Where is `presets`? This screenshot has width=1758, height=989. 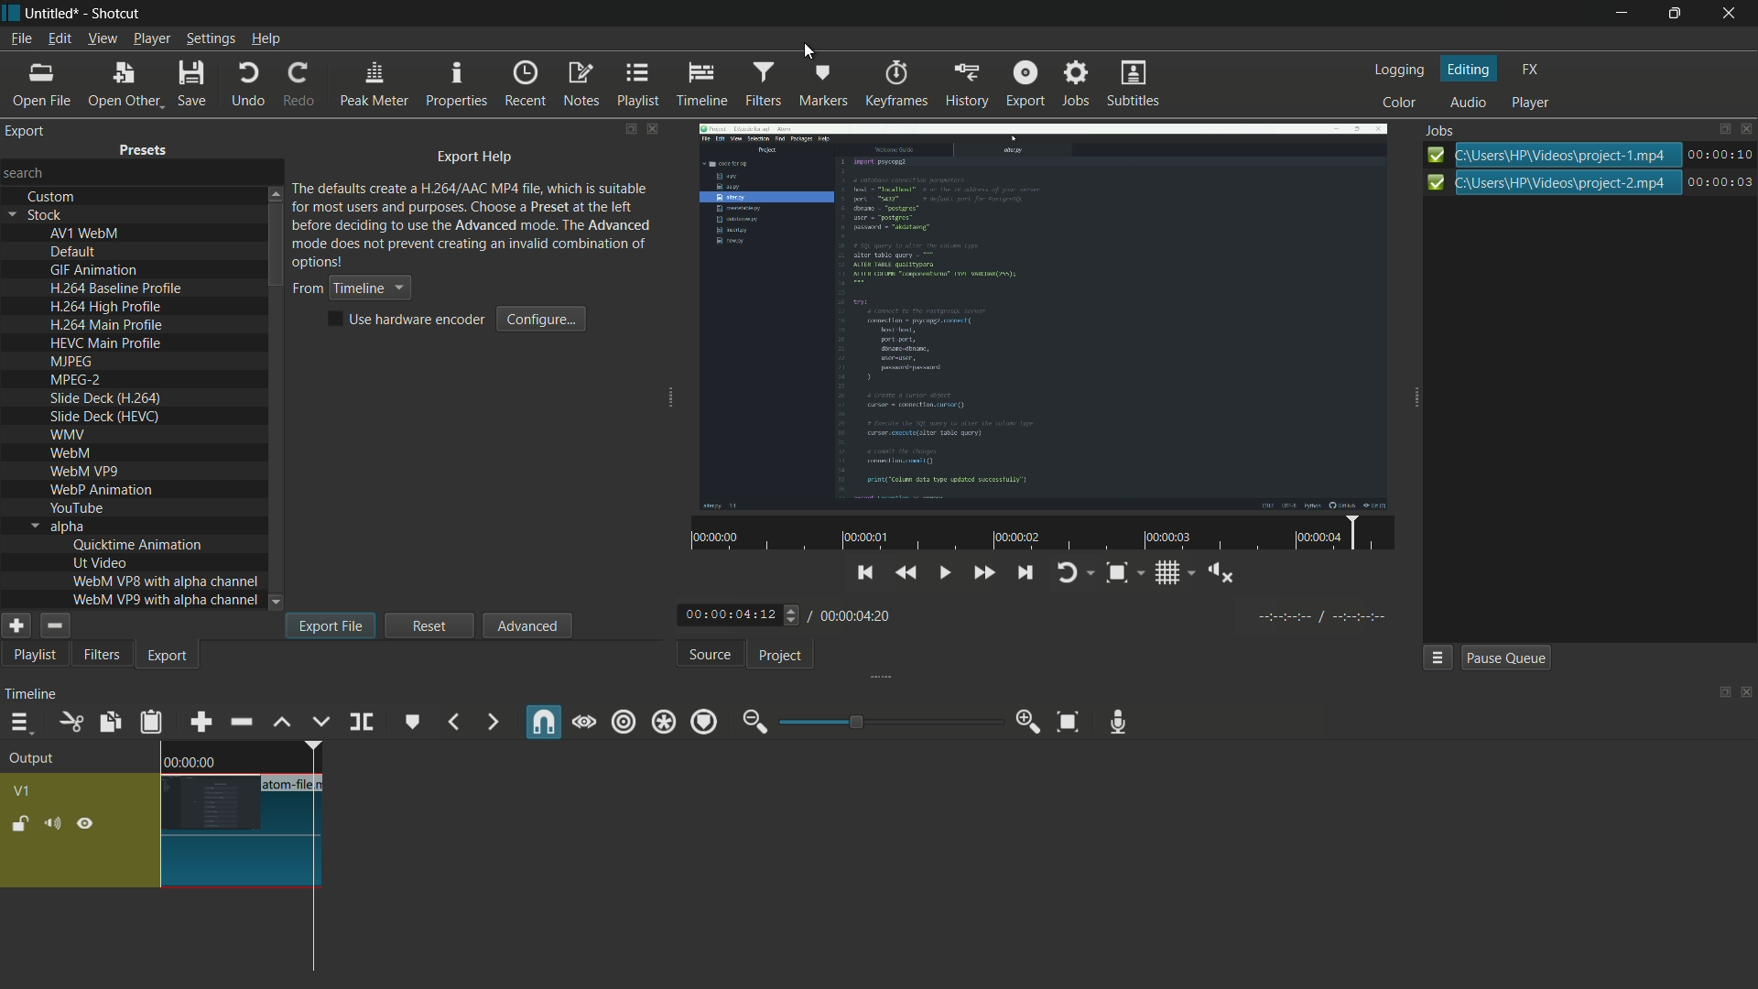
presets is located at coordinates (144, 153).